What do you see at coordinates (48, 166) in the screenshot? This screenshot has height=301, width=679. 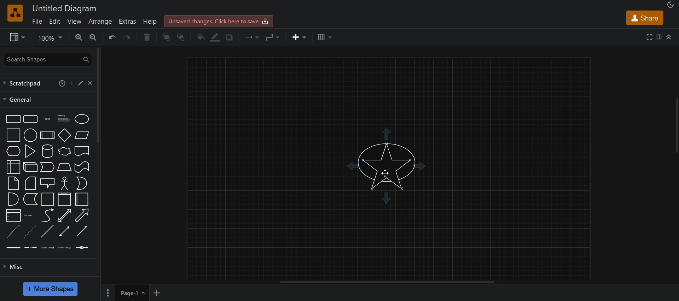 I see `step ` at bounding box center [48, 166].